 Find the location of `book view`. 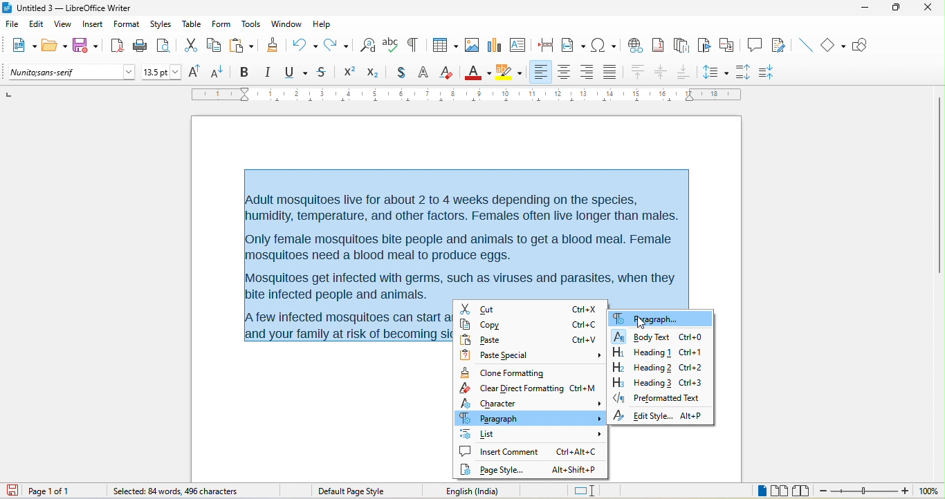

book view is located at coordinates (804, 491).